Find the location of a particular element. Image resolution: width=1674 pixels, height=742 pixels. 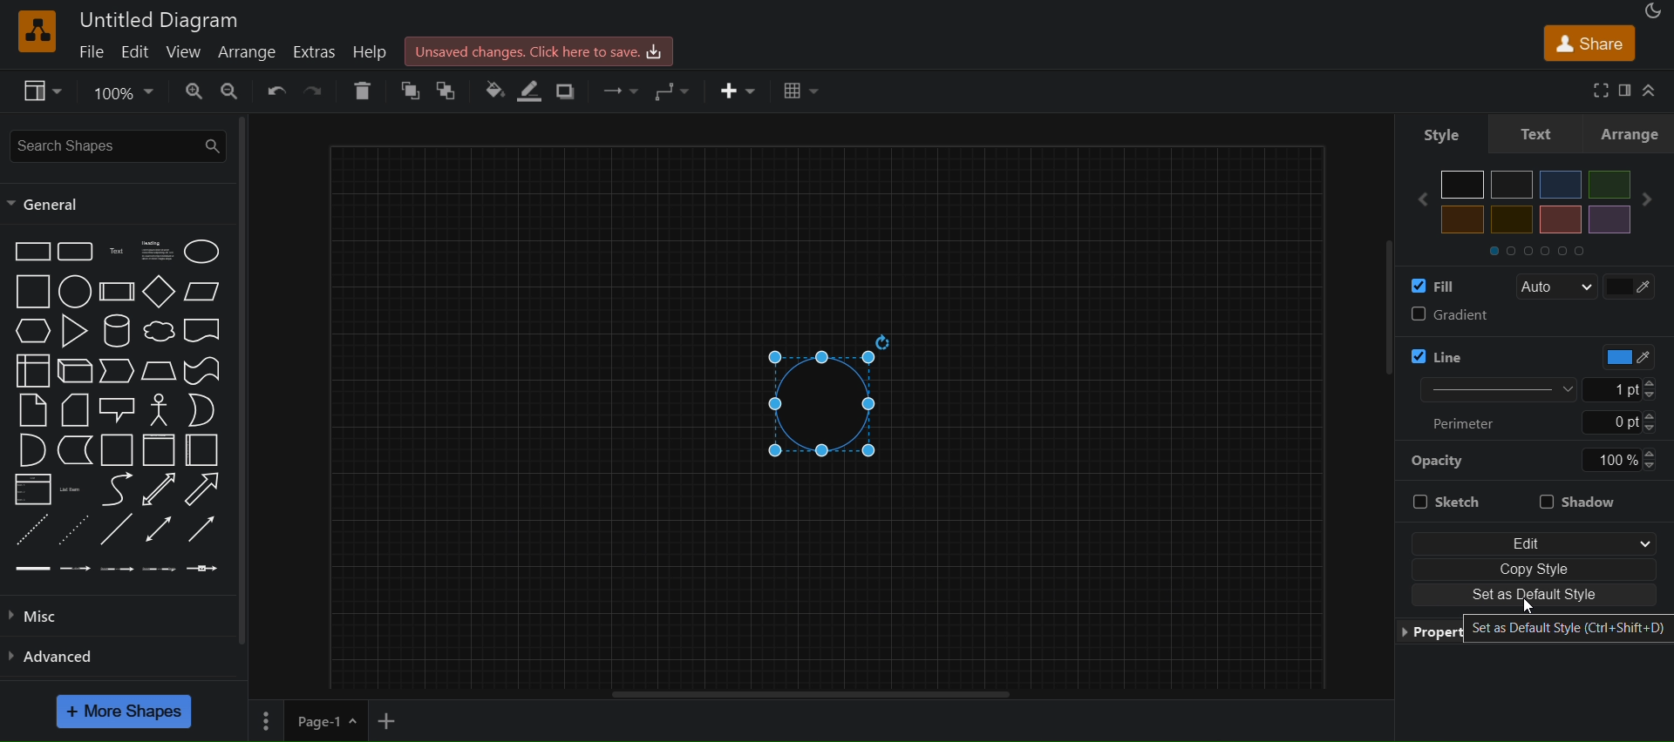

black color is located at coordinates (1463, 185).